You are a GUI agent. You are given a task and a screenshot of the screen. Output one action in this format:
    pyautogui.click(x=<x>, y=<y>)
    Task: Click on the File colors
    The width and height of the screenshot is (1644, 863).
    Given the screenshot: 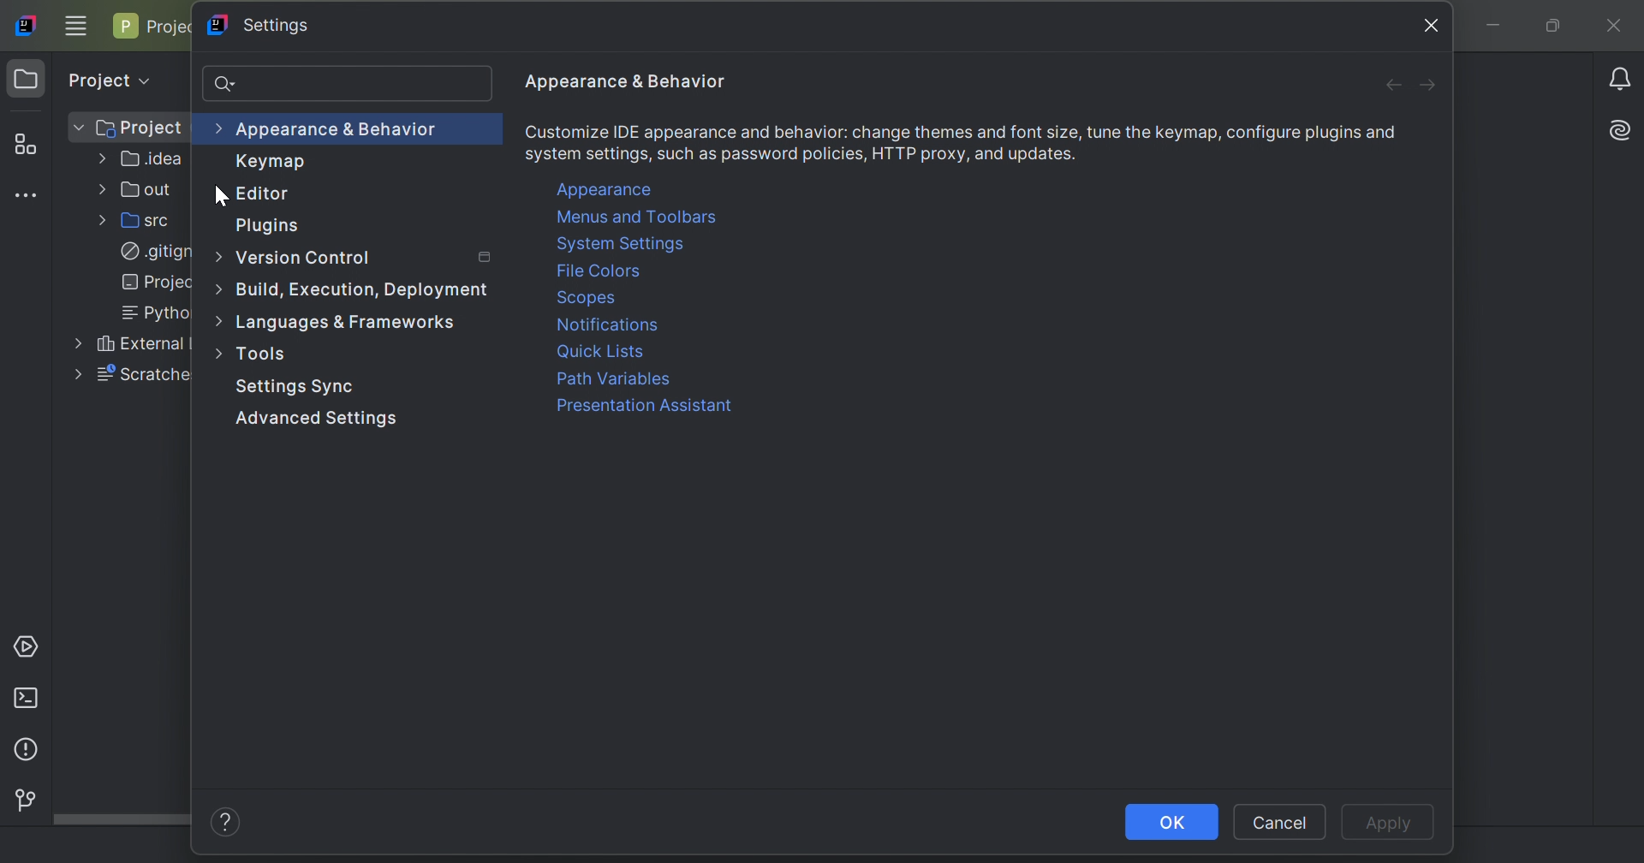 What is the action you would take?
    pyautogui.click(x=599, y=272)
    